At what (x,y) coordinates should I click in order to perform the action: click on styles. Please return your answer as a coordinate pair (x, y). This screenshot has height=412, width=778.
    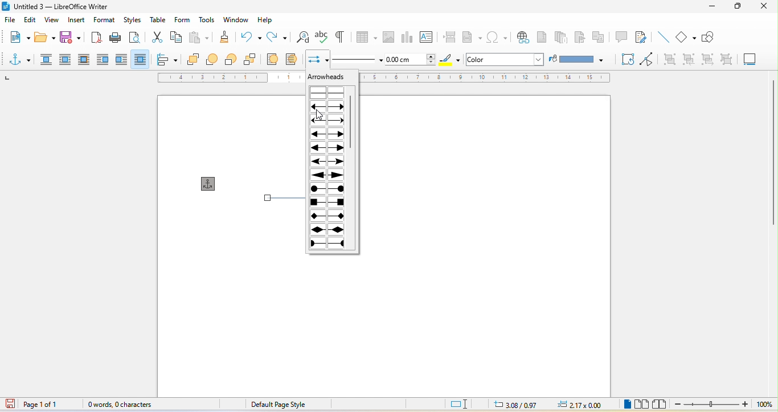
    Looking at the image, I should click on (132, 20).